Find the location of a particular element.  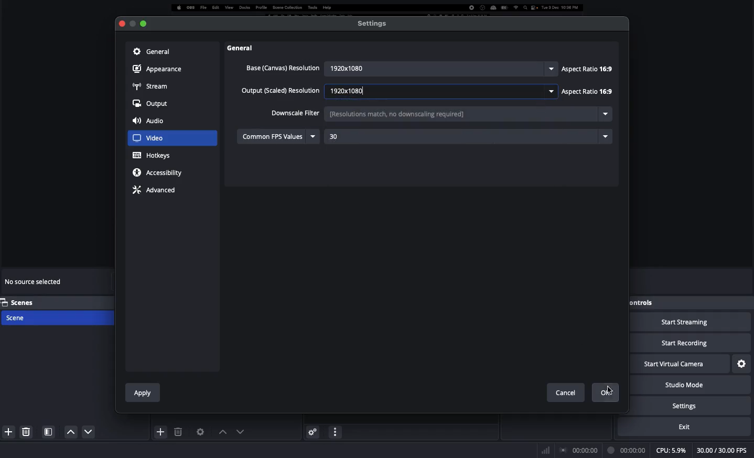

Delete is located at coordinates (179, 432).